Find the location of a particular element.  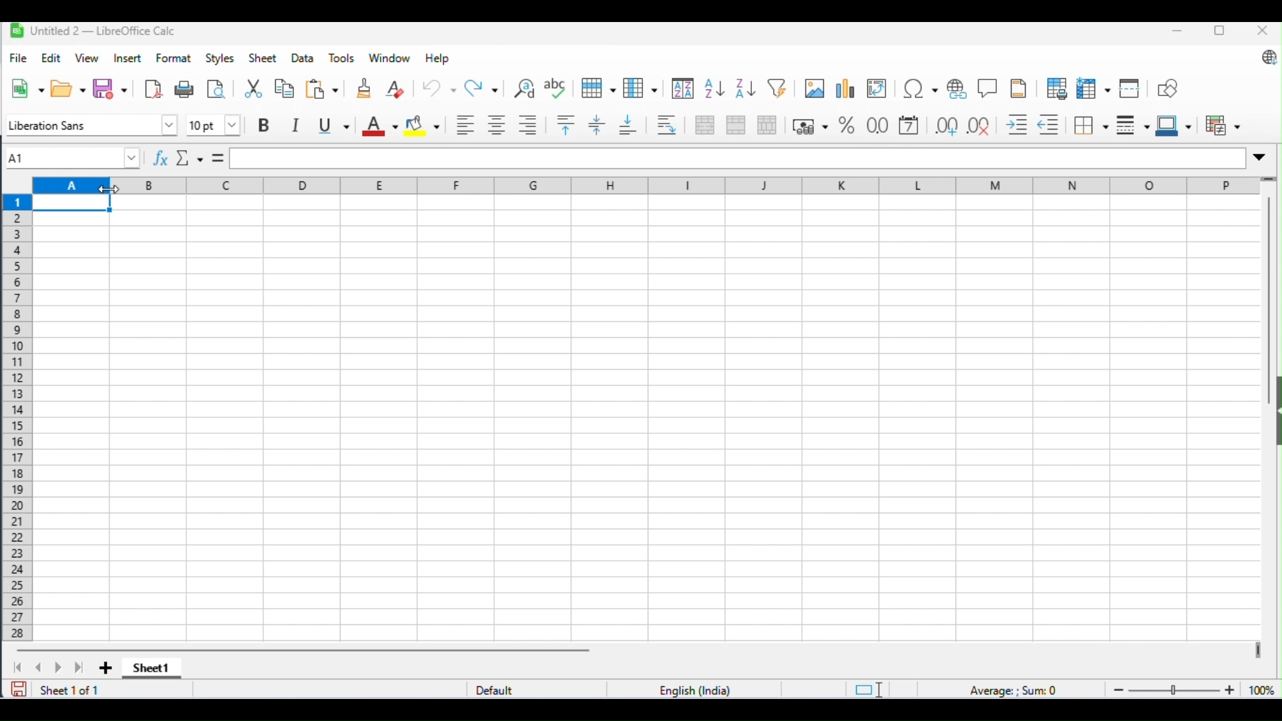

insert hyperlink is located at coordinates (988, 87).